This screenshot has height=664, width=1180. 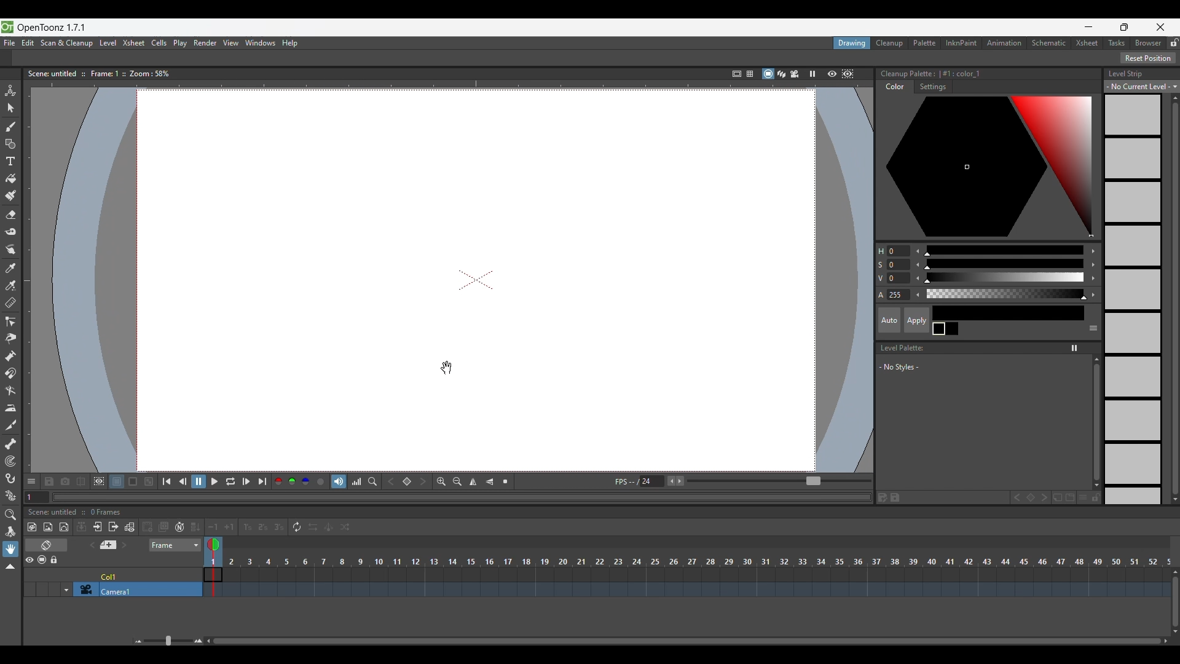 What do you see at coordinates (10, 408) in the screenshot?
I see `Iron tool` at bounding box center [10, 408].